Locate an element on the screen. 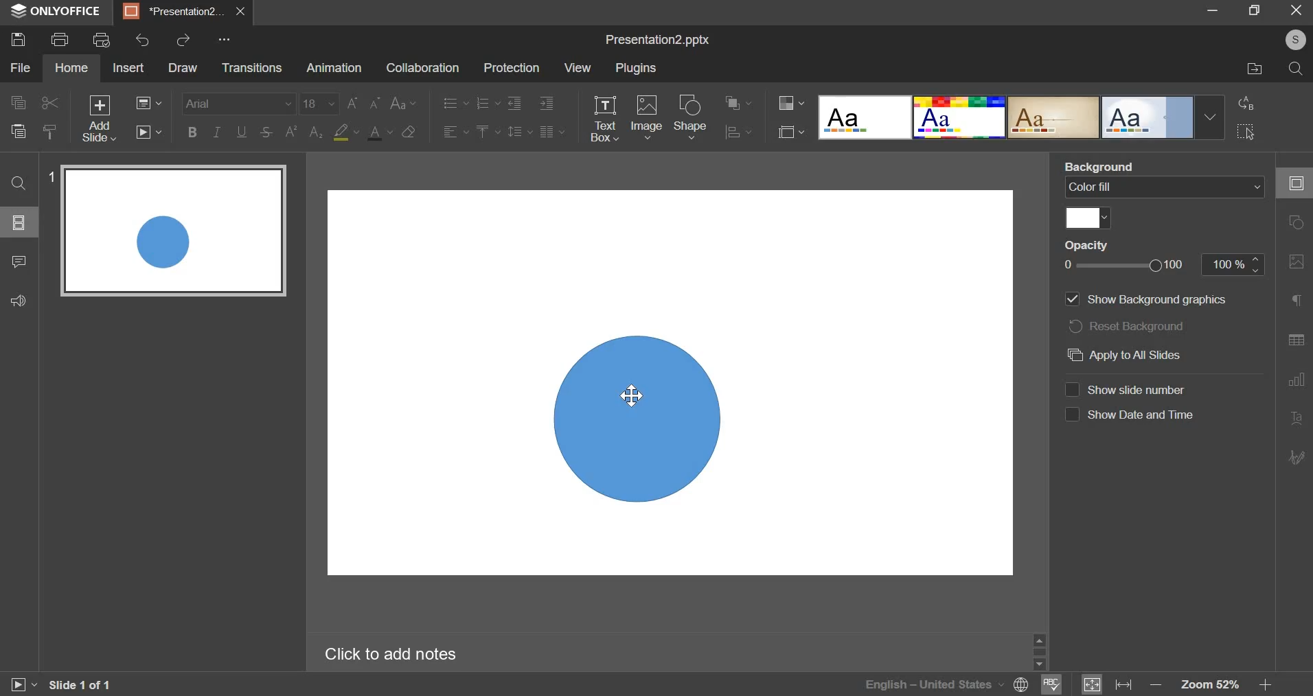 The height and width of the screenshot is (696, 1313). move up is located at coordinates (1042, 639).